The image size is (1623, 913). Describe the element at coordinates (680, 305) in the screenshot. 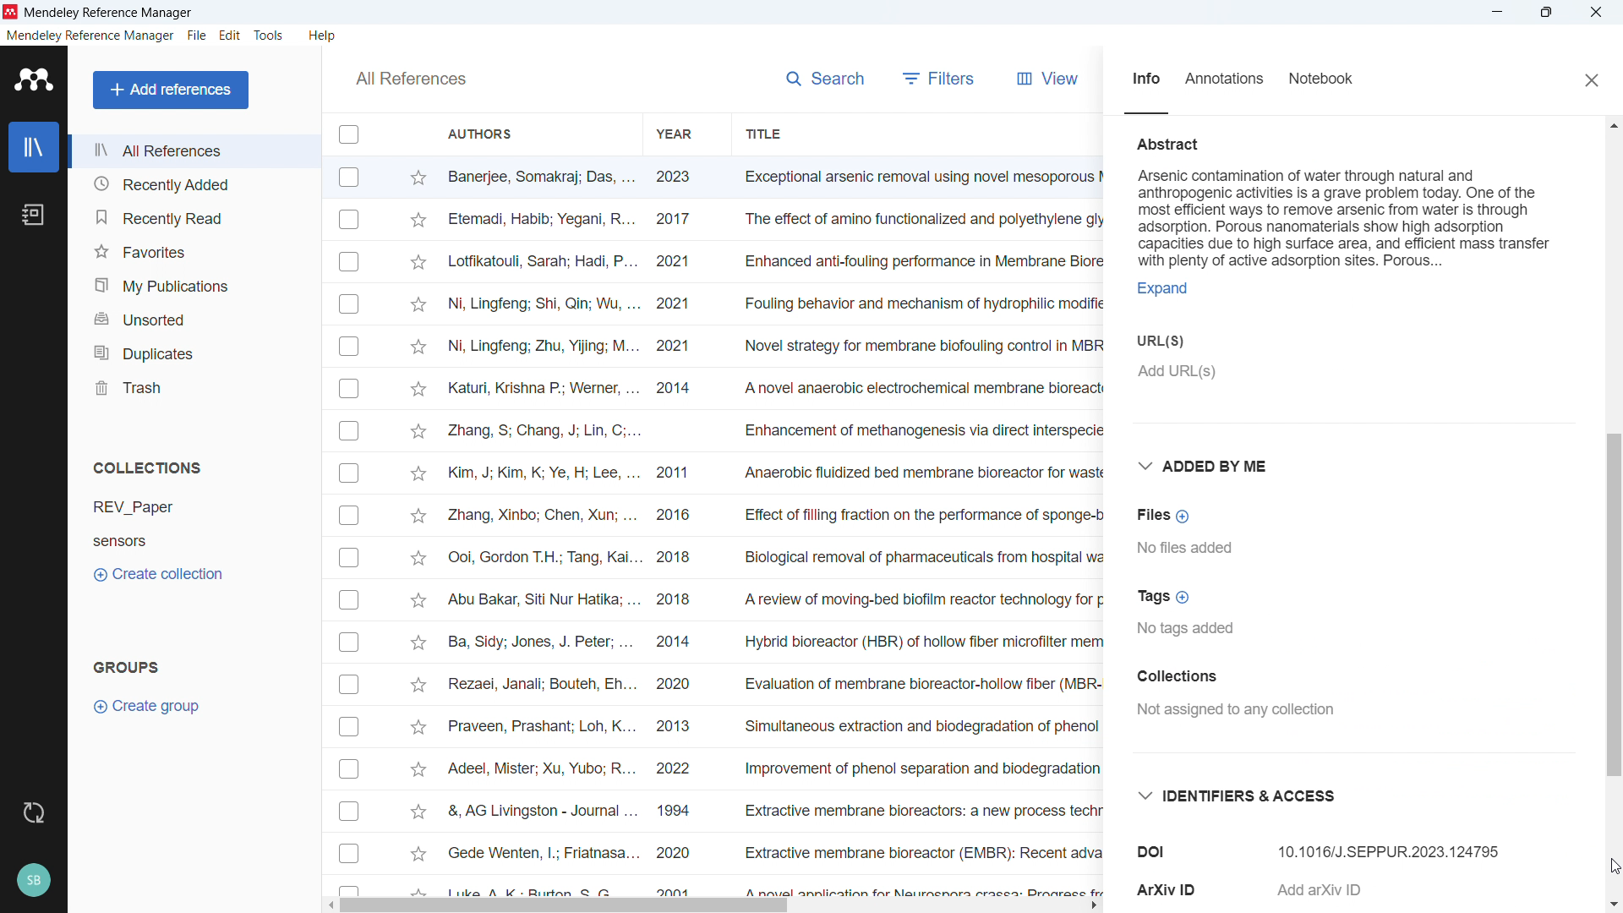

I see `2021` at that location.